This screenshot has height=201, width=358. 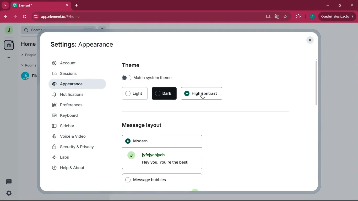 I want to click on Cursor, so click(x=73, y=85).